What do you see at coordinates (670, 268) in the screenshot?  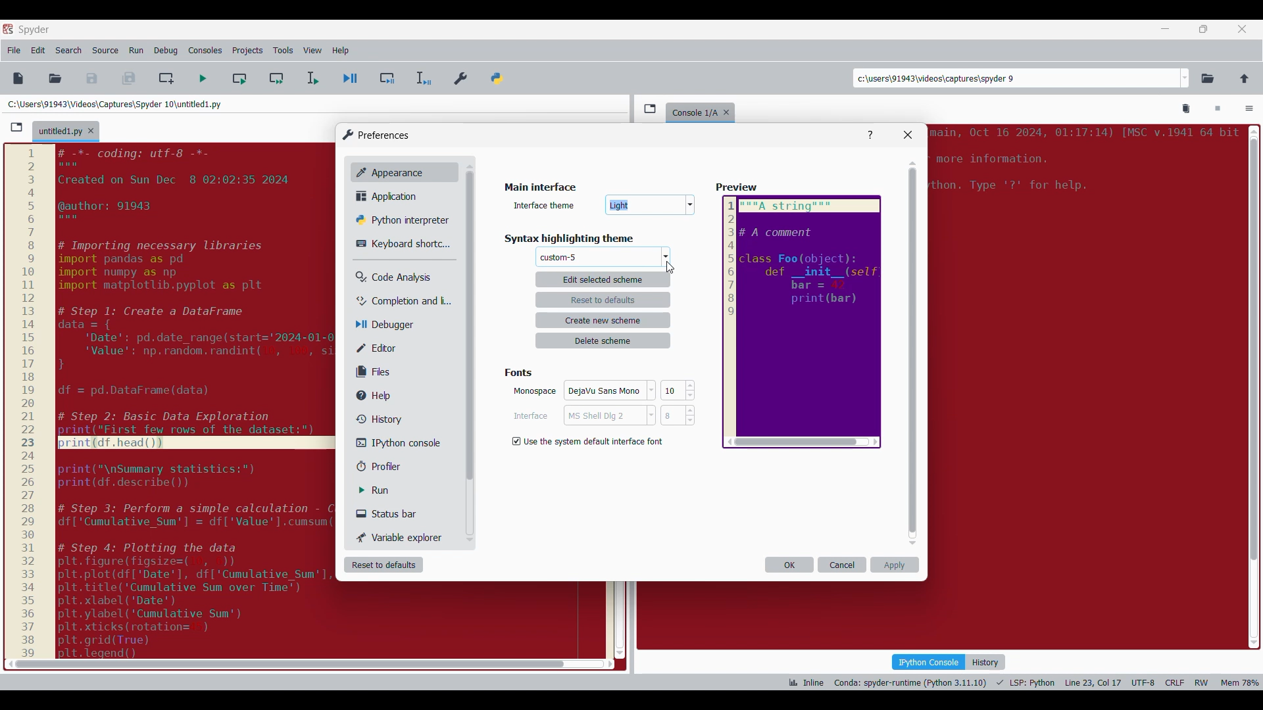 I see `Cursor clicking on theme options` at bounding box center [670, 268].